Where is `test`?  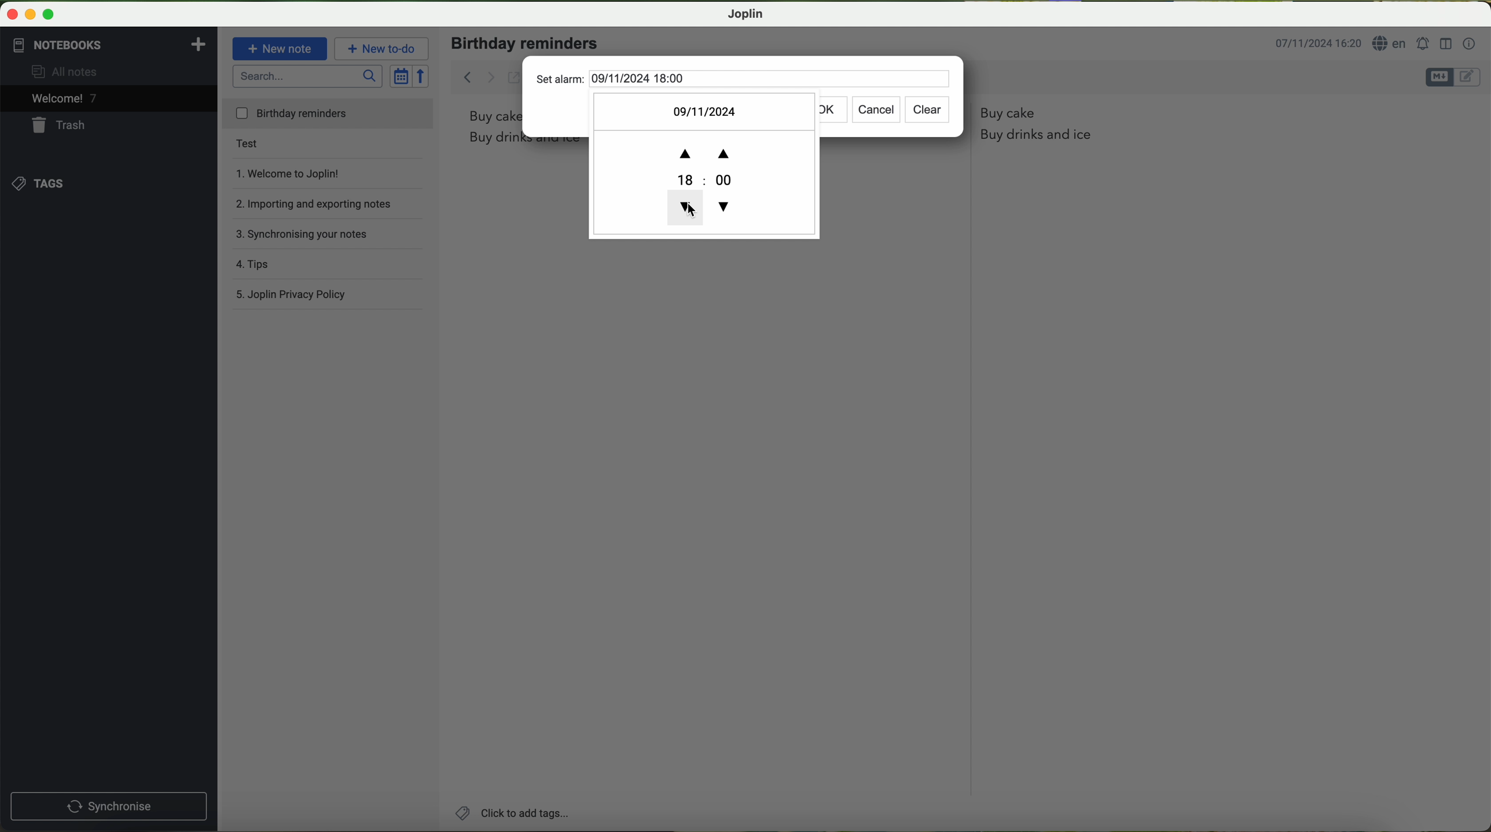
test is located at coordinates (267, 146).